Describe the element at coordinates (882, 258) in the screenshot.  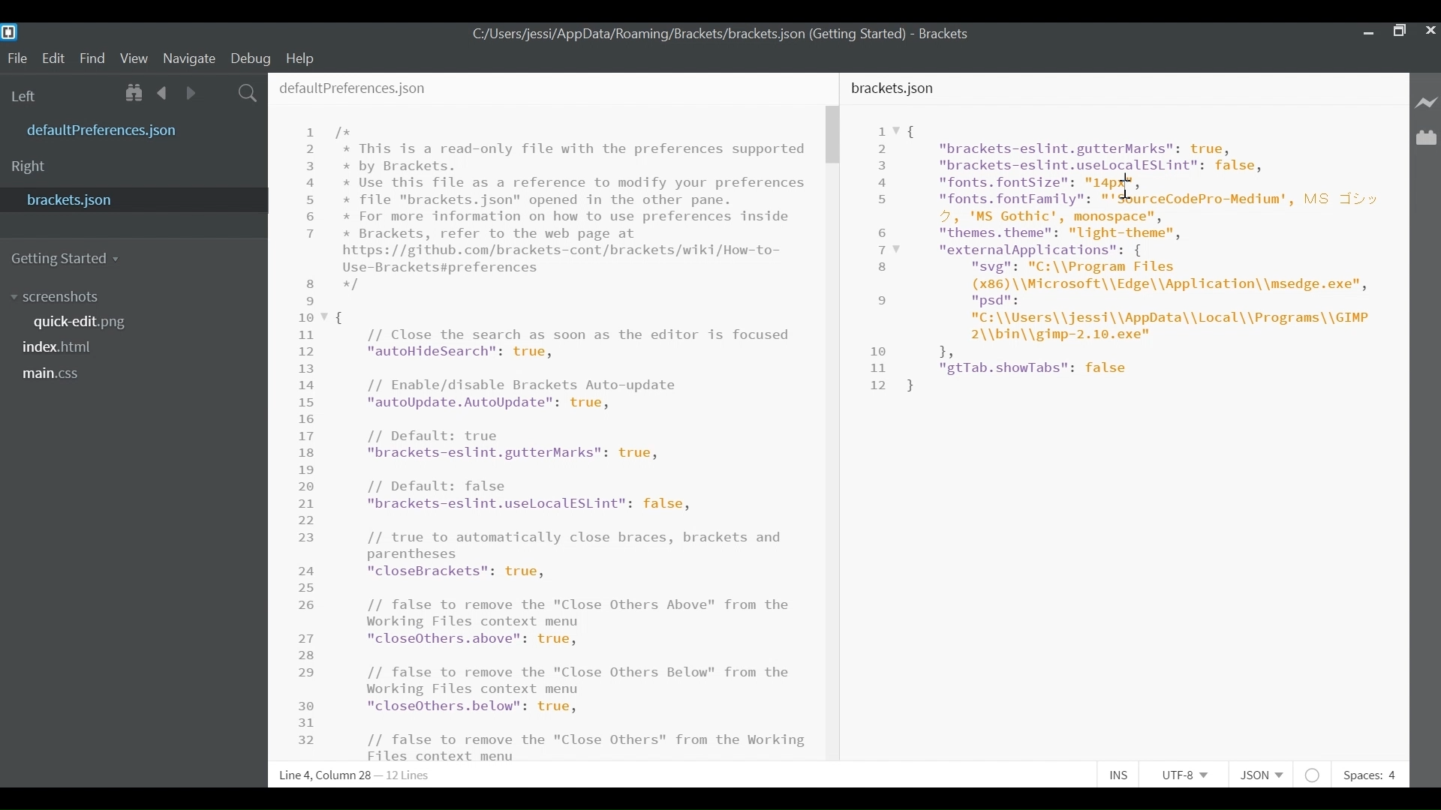
I see `Line Number` at that location.